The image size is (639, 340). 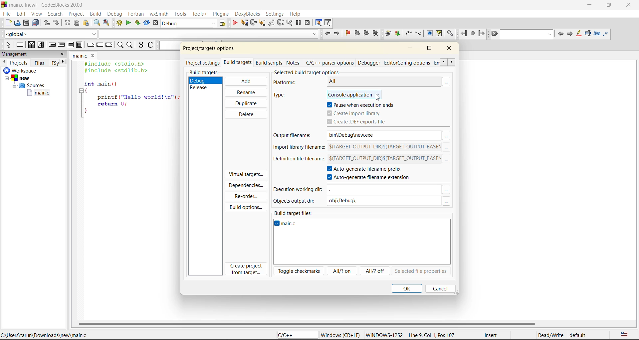 What do you see at coordinates (611, 6) in the screenshot?
I see `maximize` at bounding box center [611, 6].